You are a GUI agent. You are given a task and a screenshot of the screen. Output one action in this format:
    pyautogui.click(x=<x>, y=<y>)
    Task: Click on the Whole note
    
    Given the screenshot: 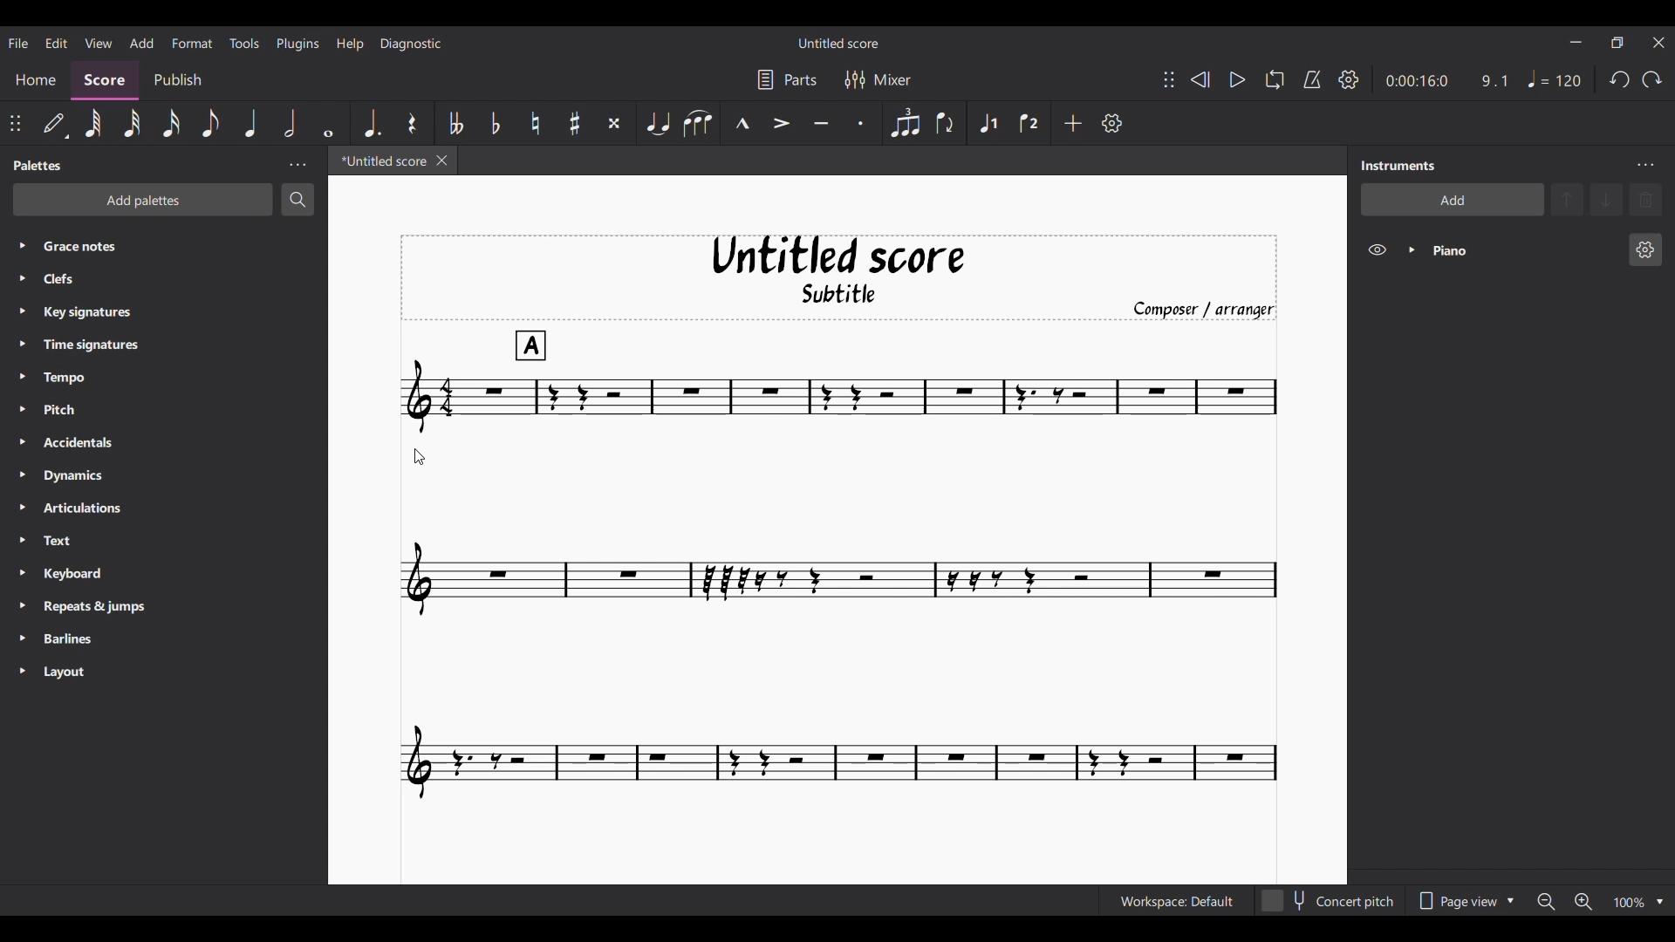 What is the action you would take?
    pyautogui.click(x=328, y=123)
    